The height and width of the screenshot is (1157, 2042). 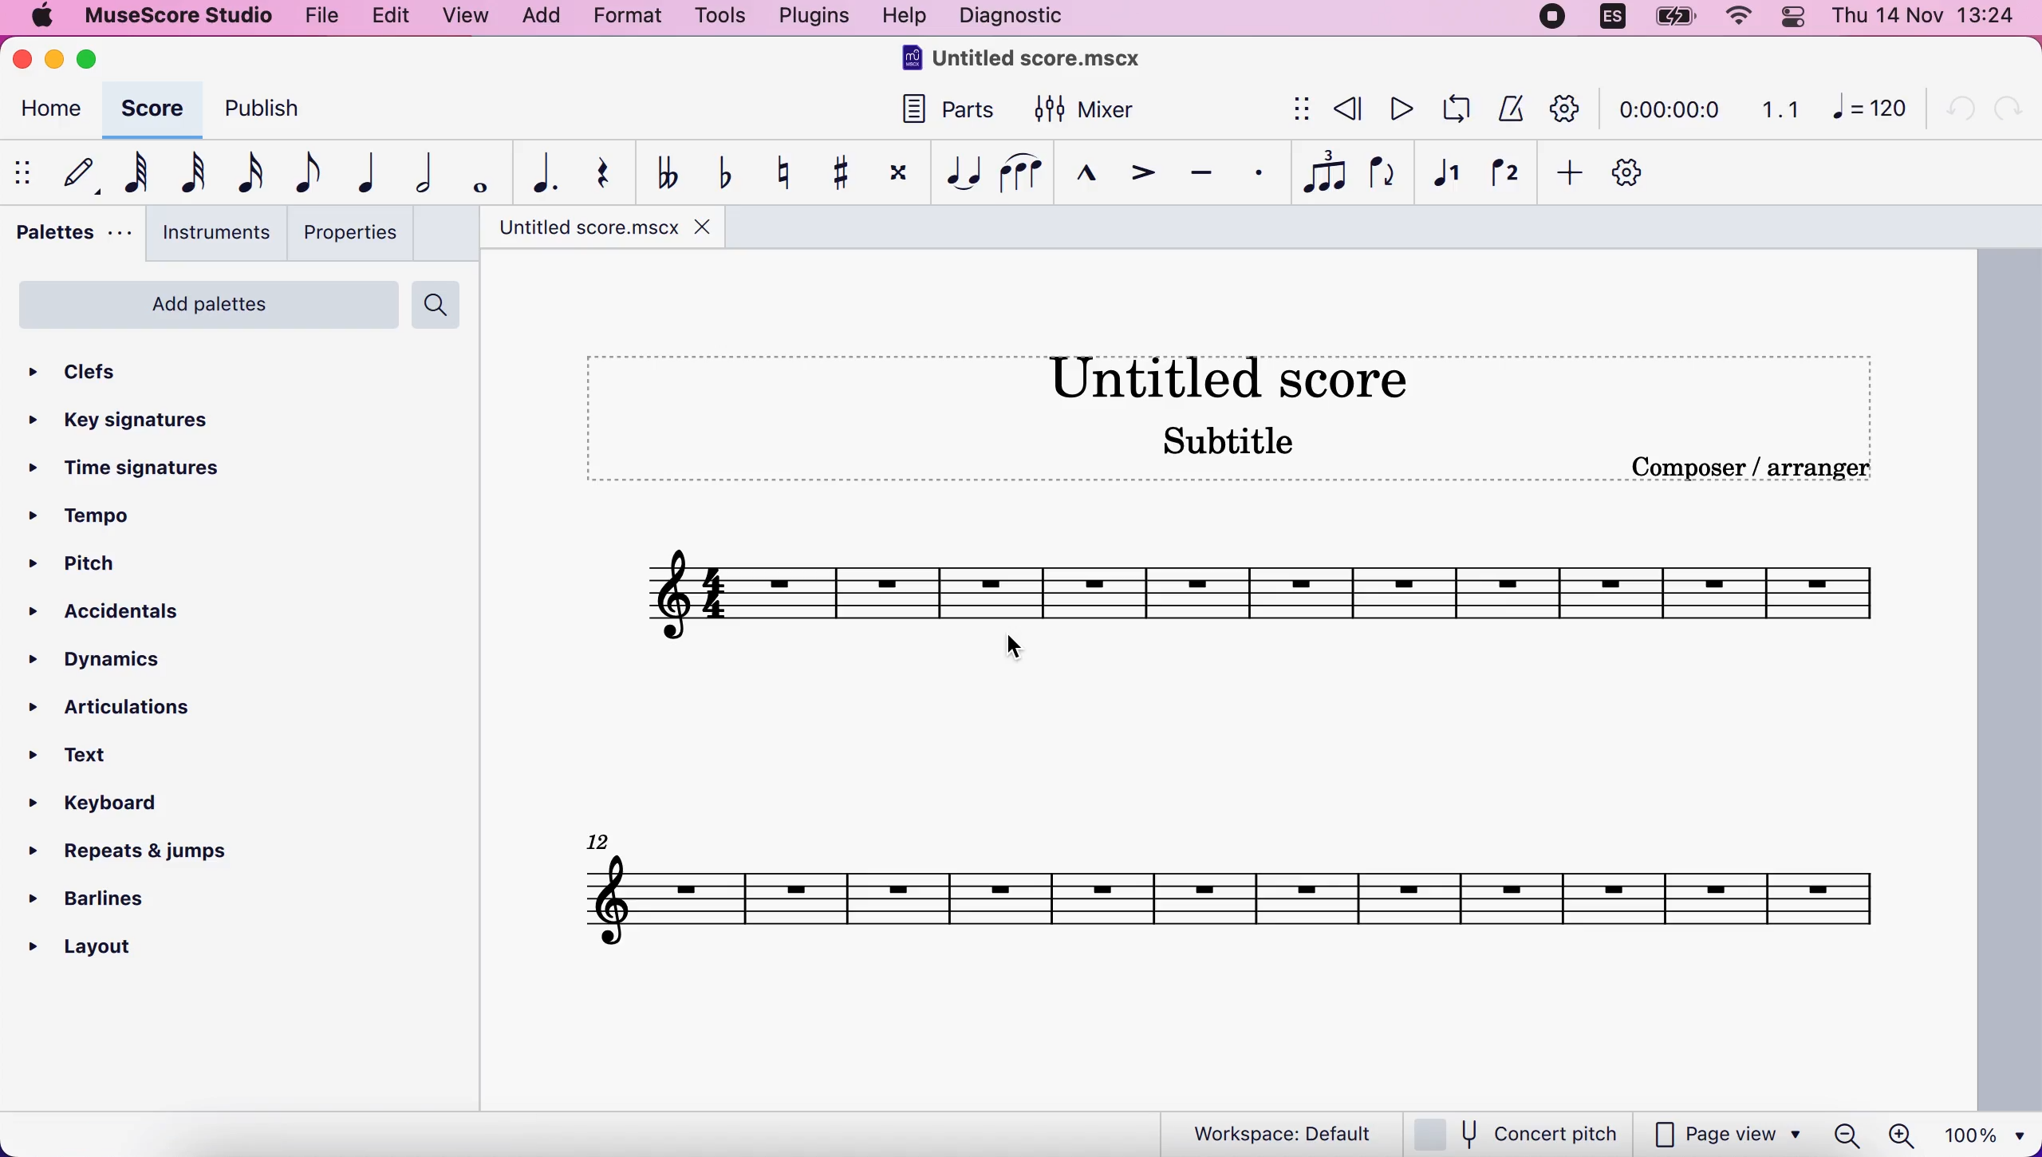 I want to click on show/hide, so click(x=24, y=176).